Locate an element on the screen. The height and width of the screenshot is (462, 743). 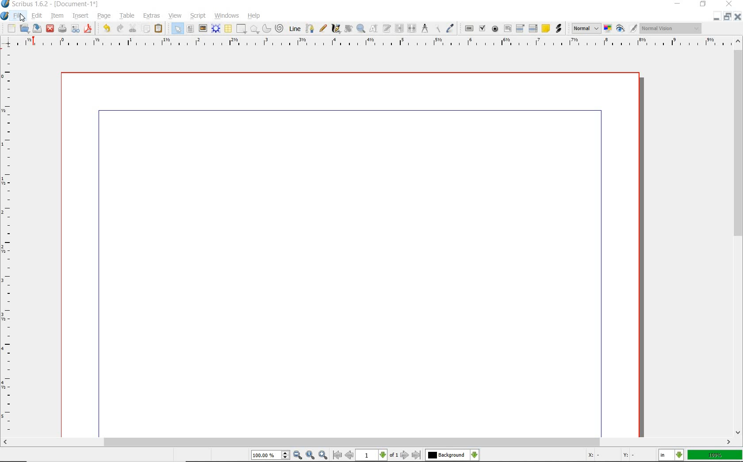
pdf radio button is located at coordinates (495, 29).